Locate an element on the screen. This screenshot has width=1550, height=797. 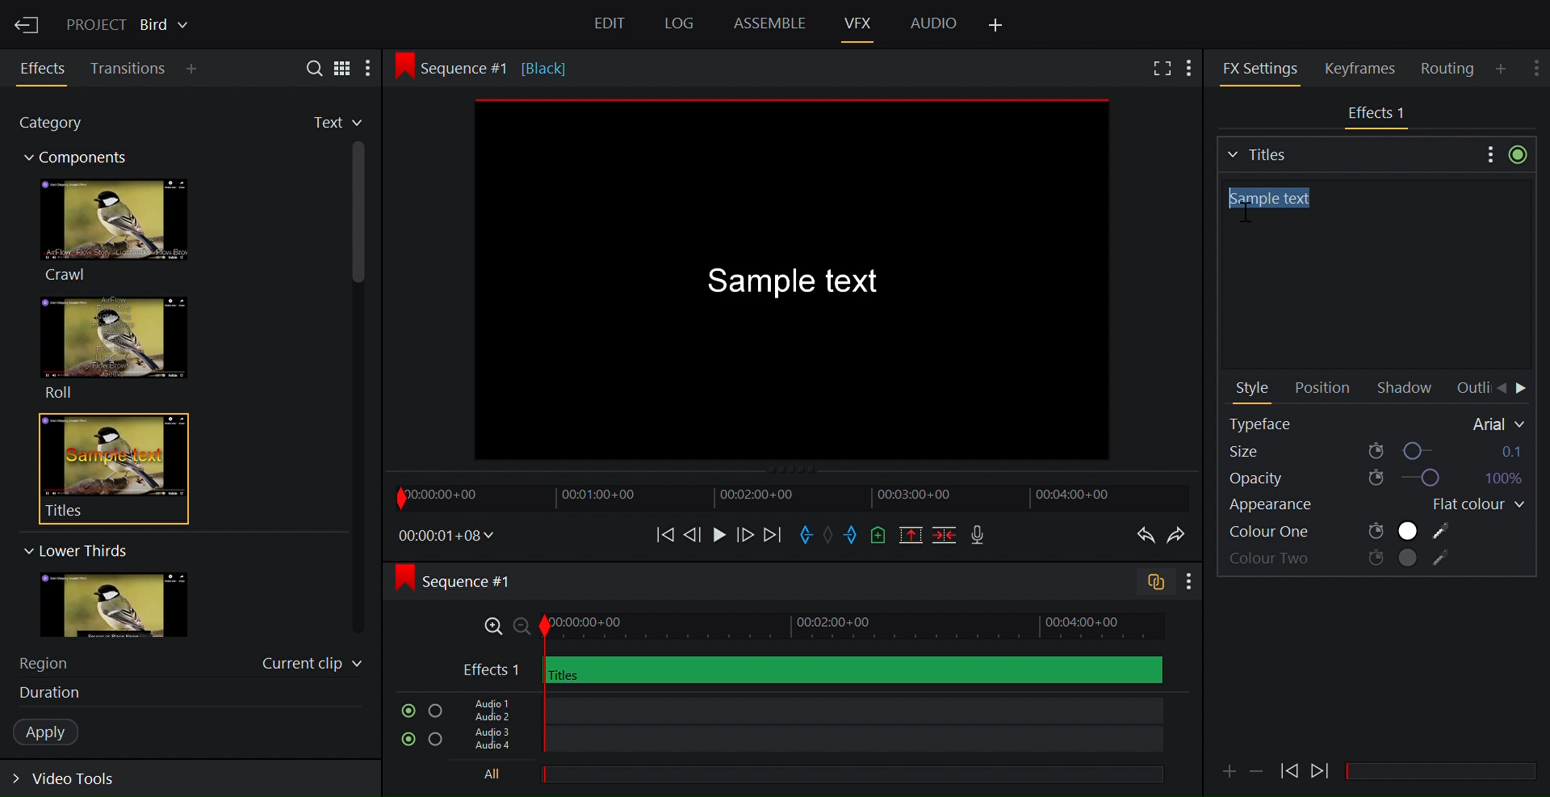
Expand video tools is located at coordinates (74, 782).